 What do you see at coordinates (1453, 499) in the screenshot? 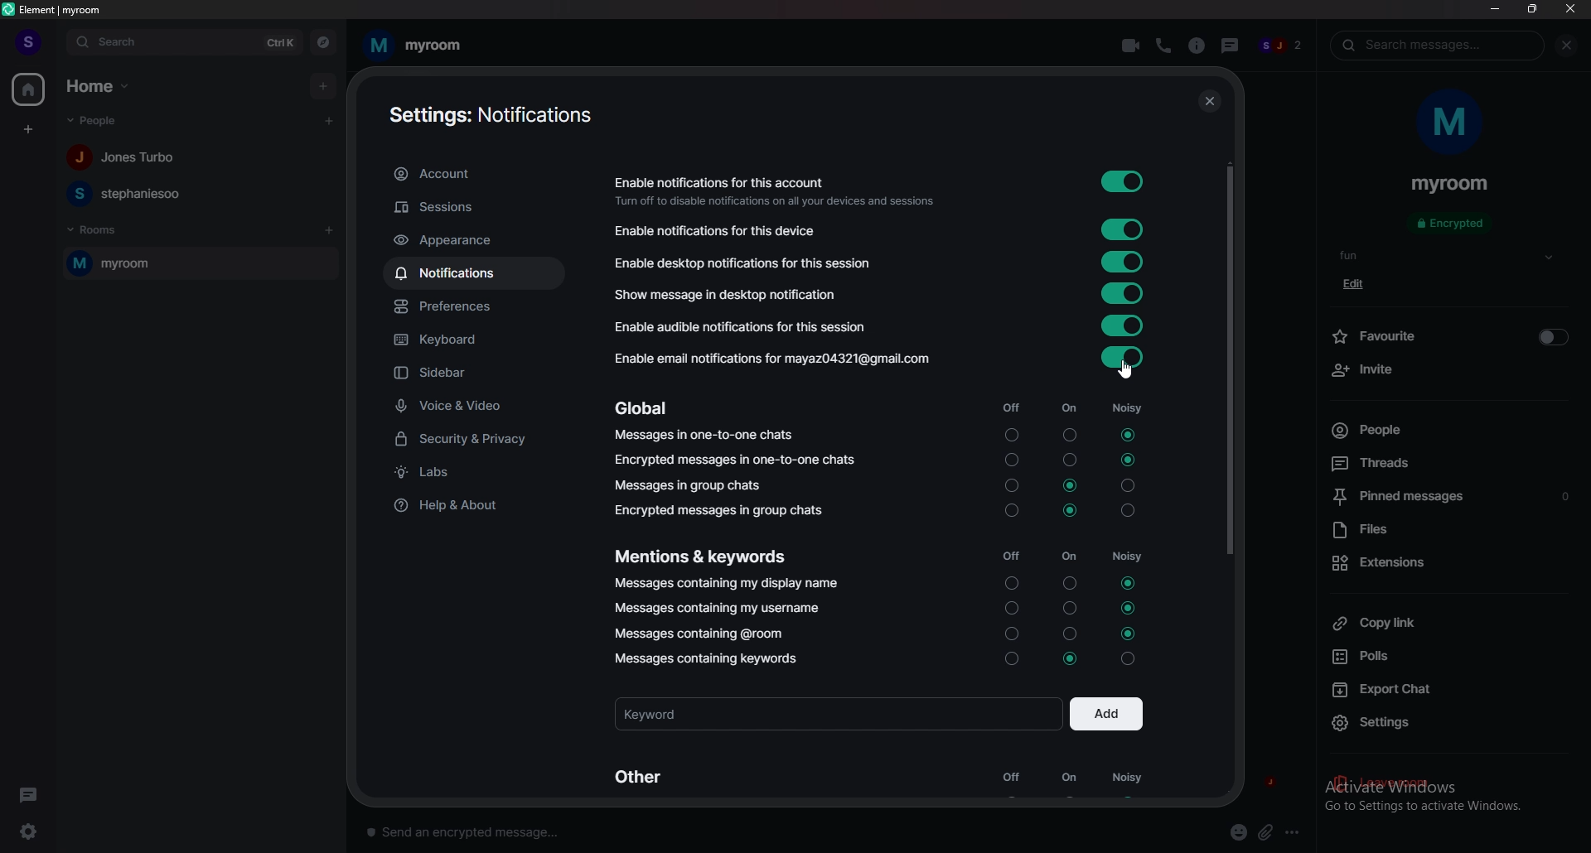
I see `pinned messages` at bounding box center [1453, 499].